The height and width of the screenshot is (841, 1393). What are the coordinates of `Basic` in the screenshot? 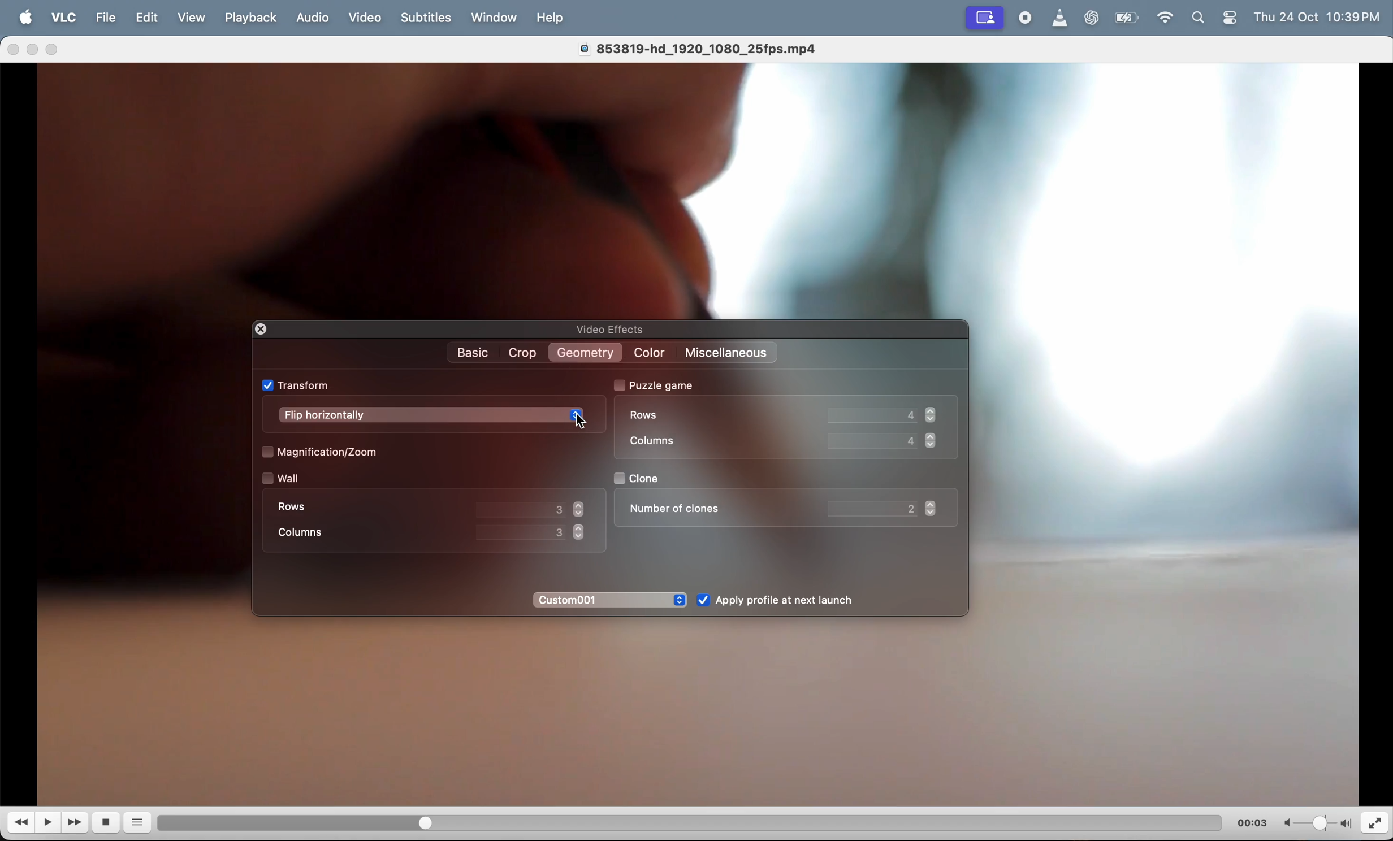 It's located at (475, 352).